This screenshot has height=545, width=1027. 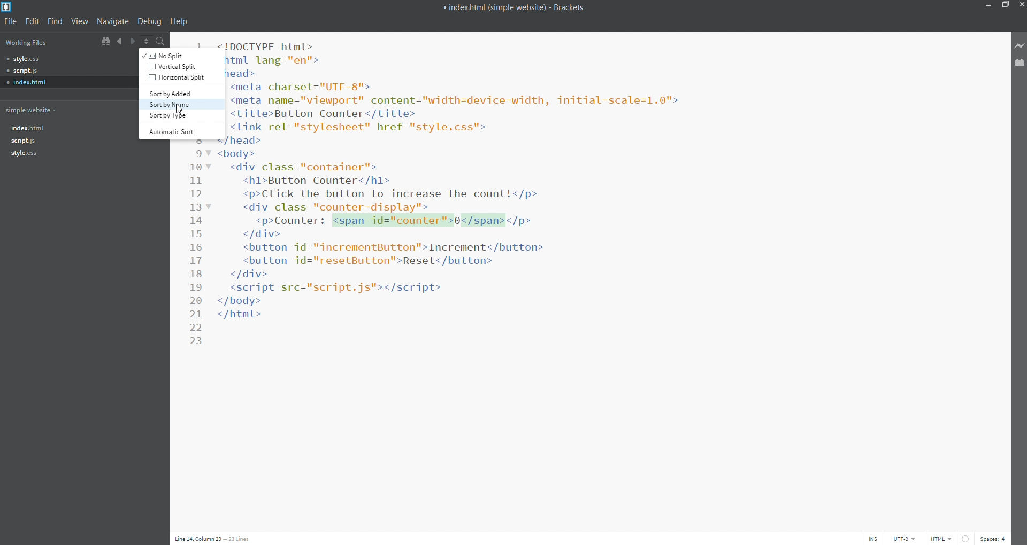 I want to click on navigate backward, so click(x=120, y=40).